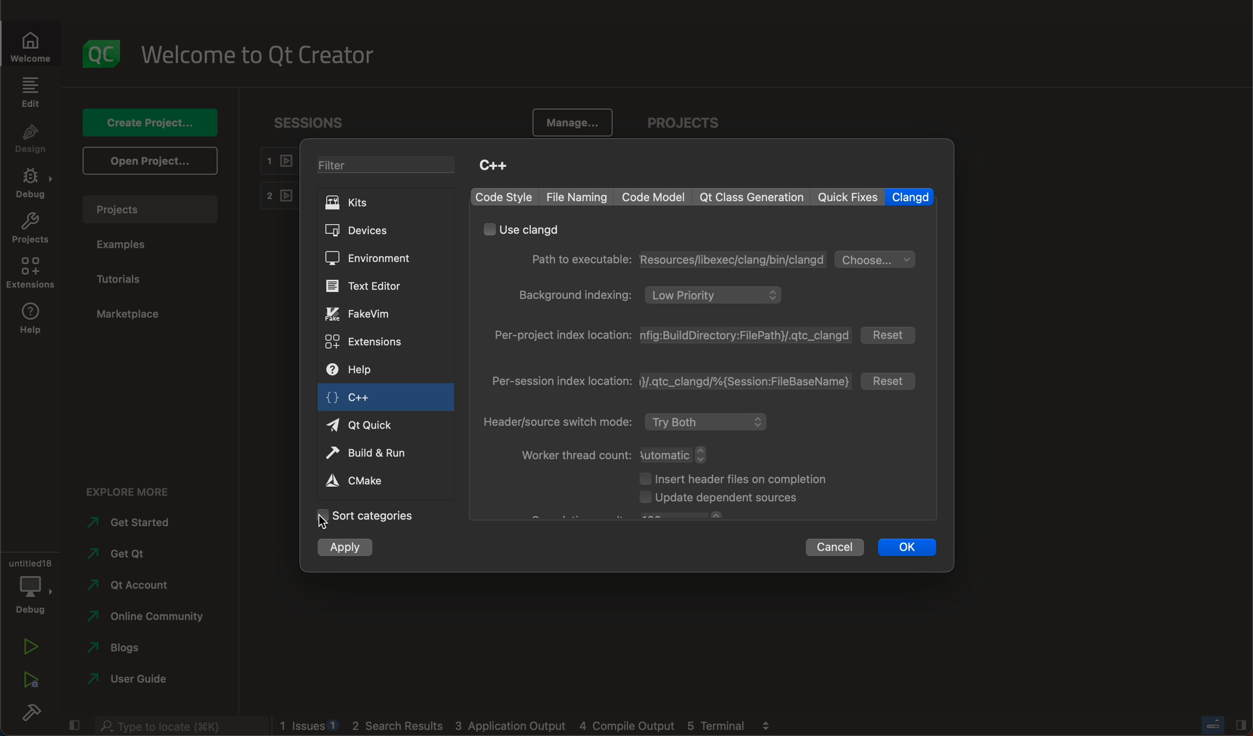 Image resolution: width=1253 pixels, height=736 pixels. I want to click on extentions, so click(371, 343).